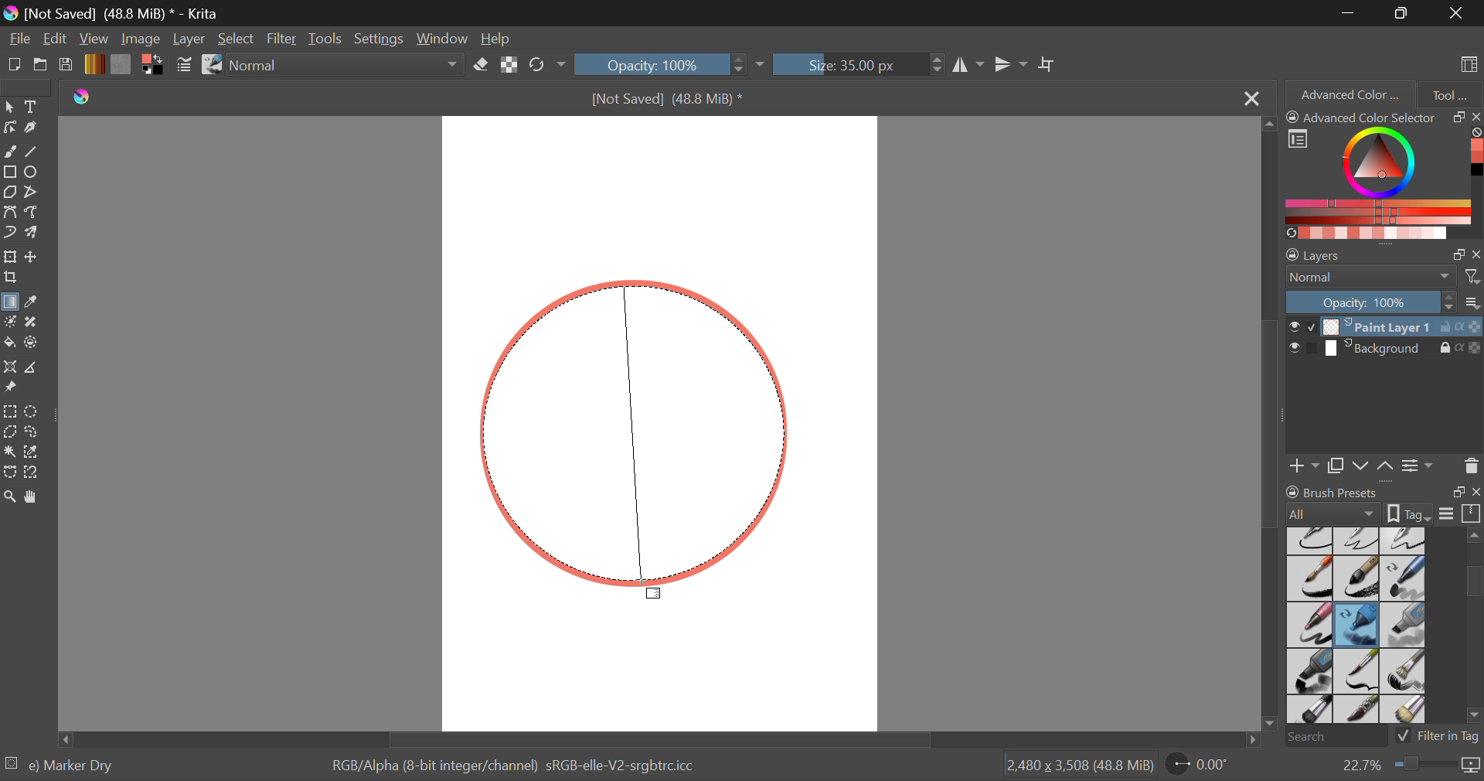 Image resolution: width=1484 pixels, height=781 pixels. What do you see at coordinates (63, 763) in the screenshot?
I see `Selected Brush Preset` at bounding box center [63, 763].